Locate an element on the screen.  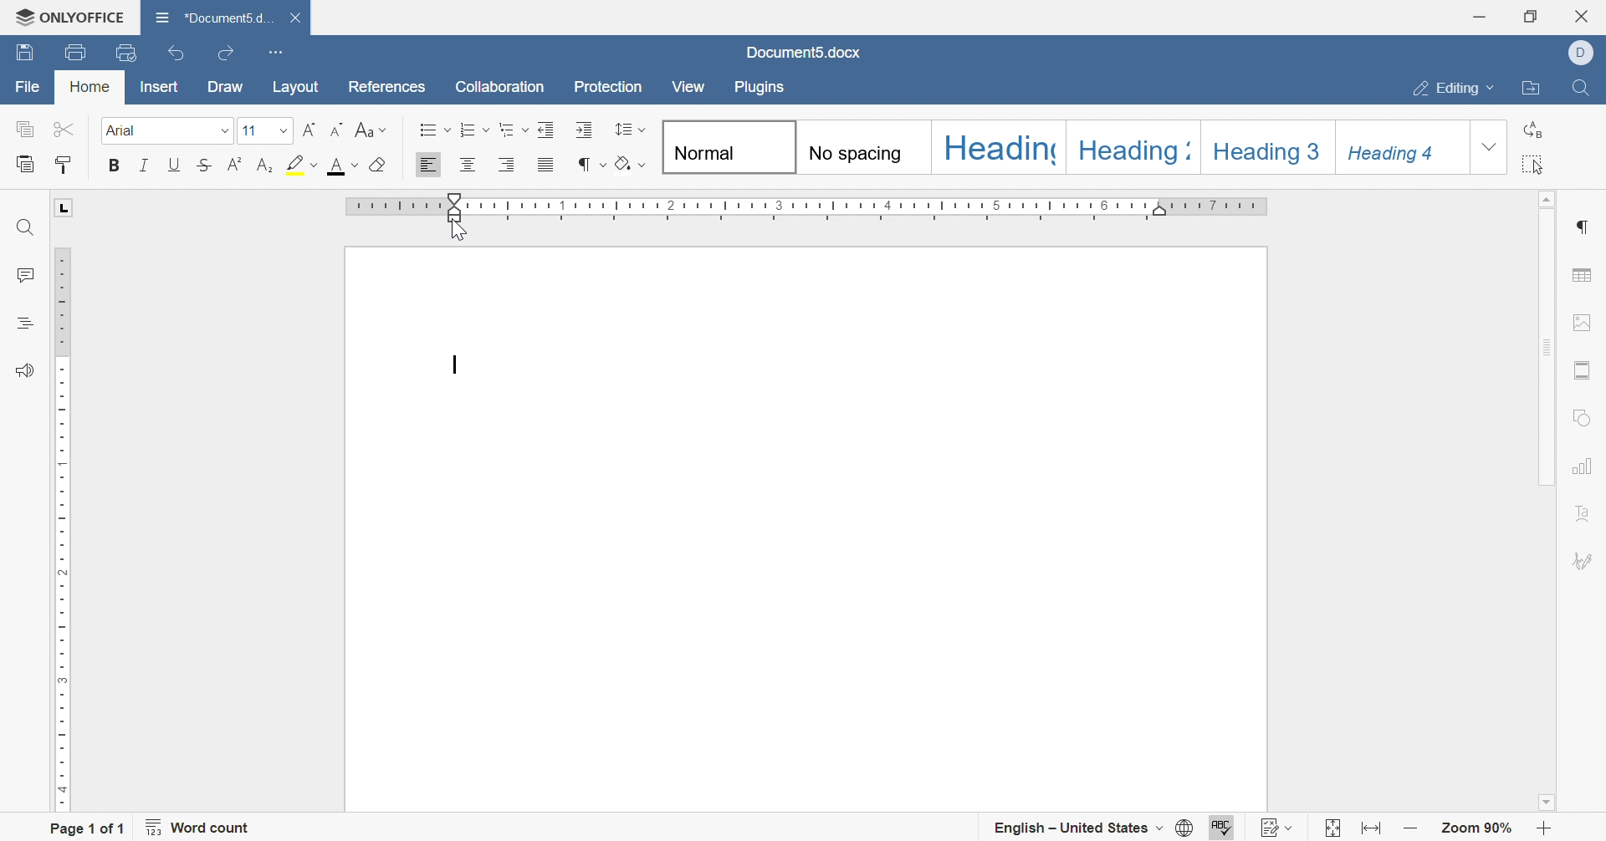
drop down is located at coordinates (1490, 149).